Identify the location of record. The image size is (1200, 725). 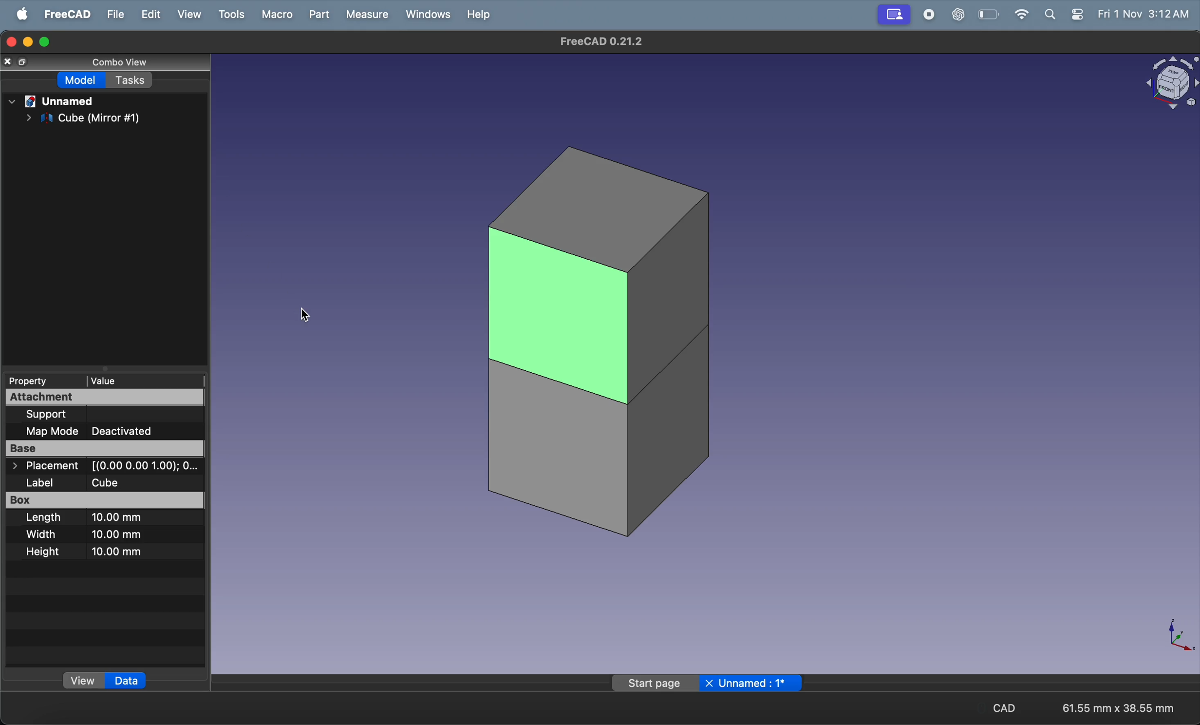
(930, 14).